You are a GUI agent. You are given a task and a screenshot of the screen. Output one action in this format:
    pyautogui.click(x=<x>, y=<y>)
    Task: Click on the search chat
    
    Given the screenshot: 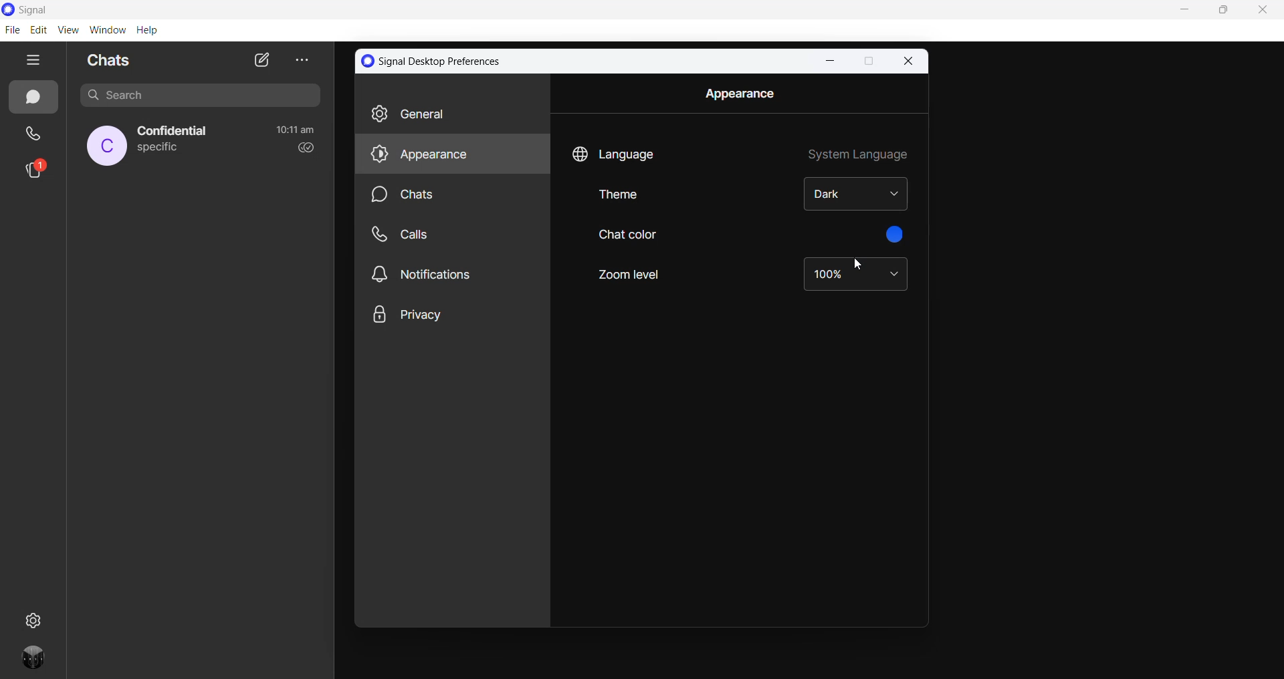 What is the action you would take?
    pyautogui.click(x=205, y=98)
    